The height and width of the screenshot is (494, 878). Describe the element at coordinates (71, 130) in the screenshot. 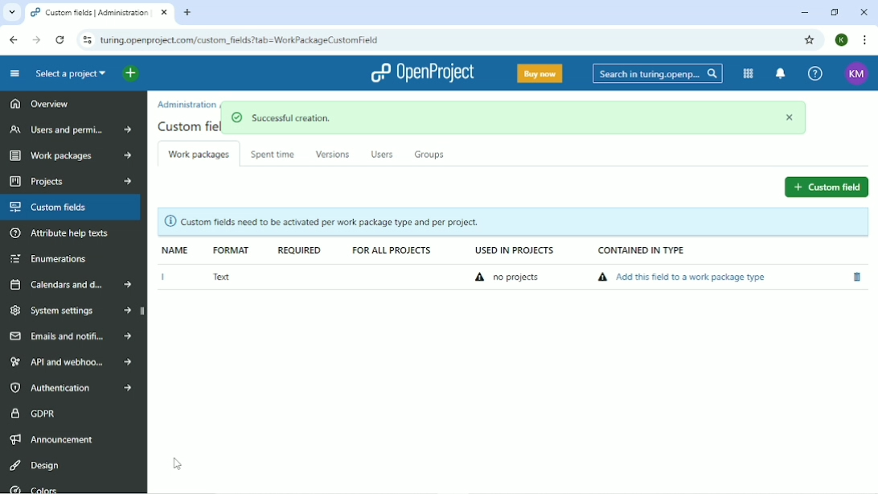

I see `Users and permissions` at that location.